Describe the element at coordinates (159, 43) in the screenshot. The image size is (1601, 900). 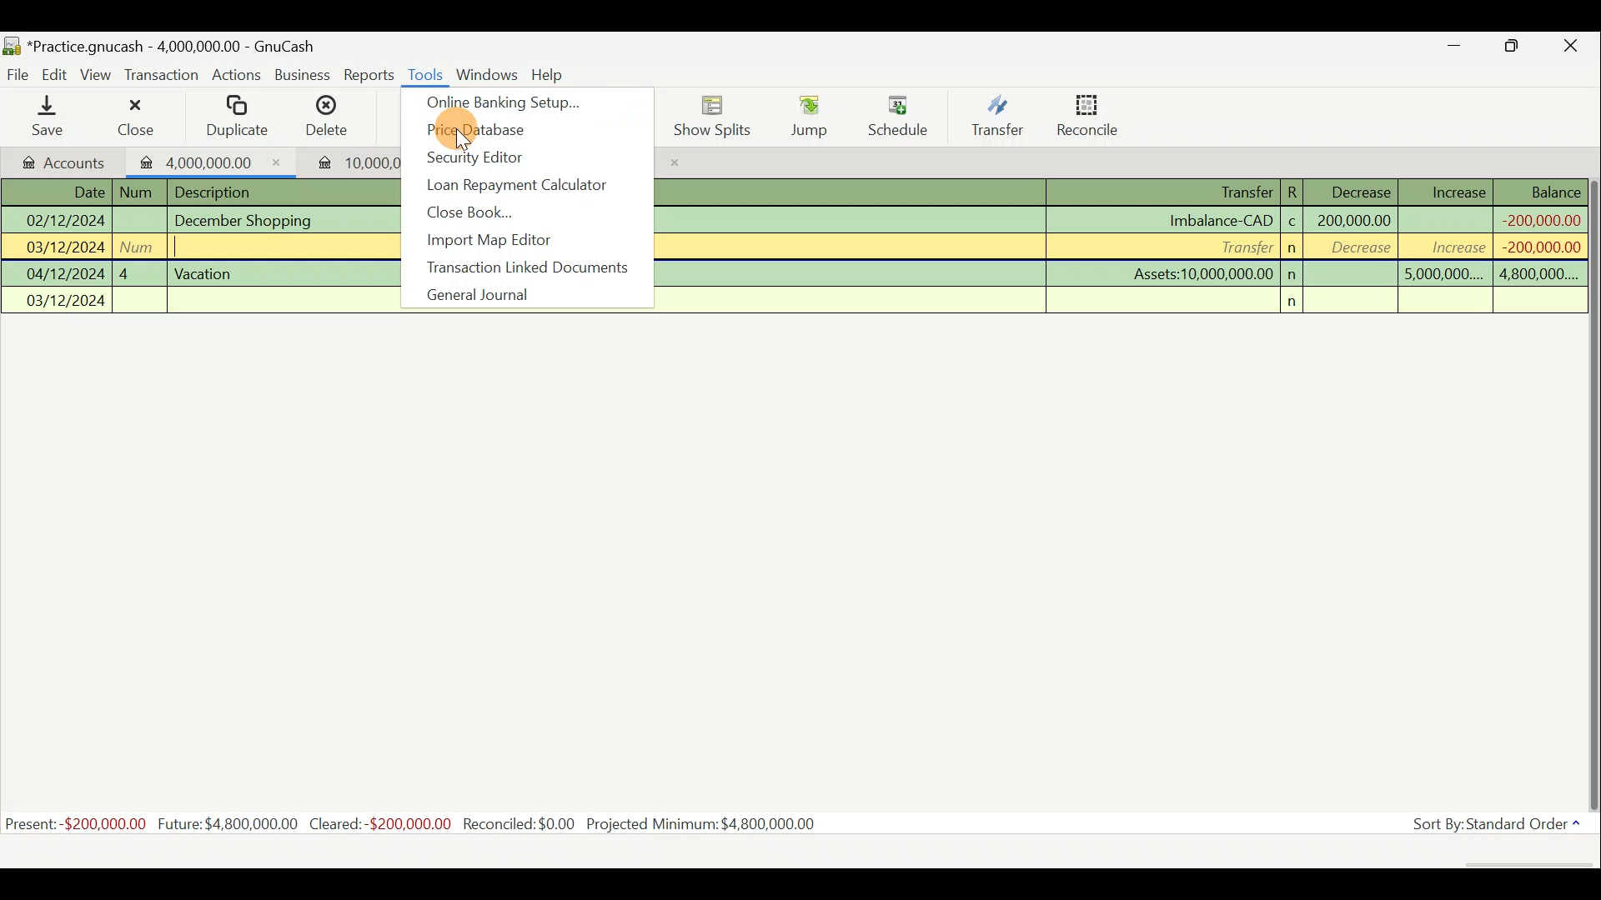
I see `Document name` at that location.